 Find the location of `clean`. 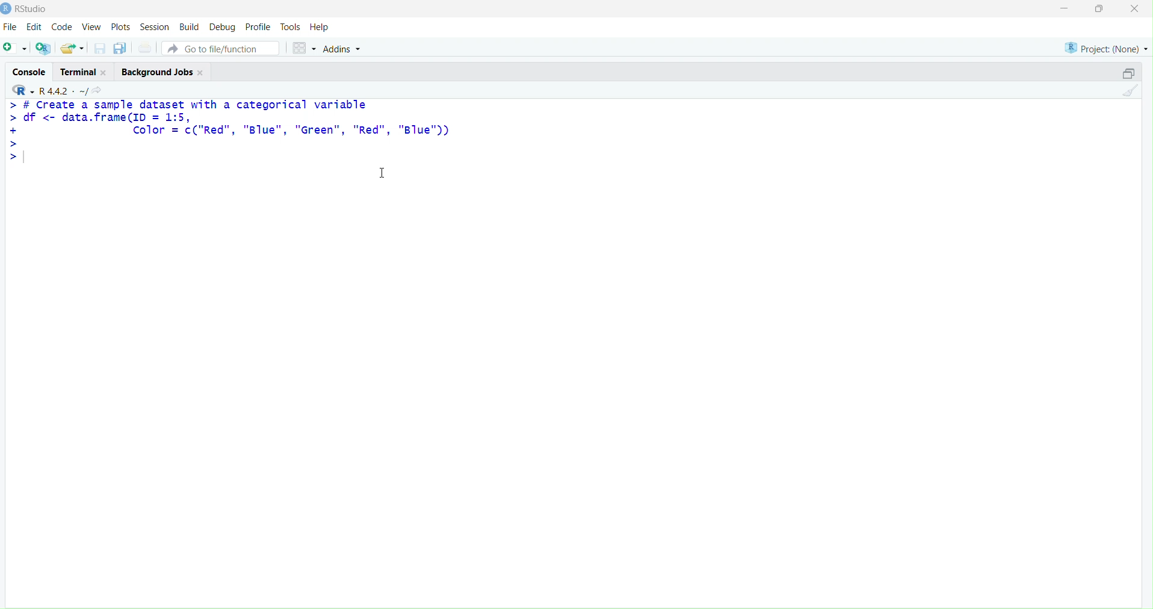

clean is located at coordinates (1130, 90).